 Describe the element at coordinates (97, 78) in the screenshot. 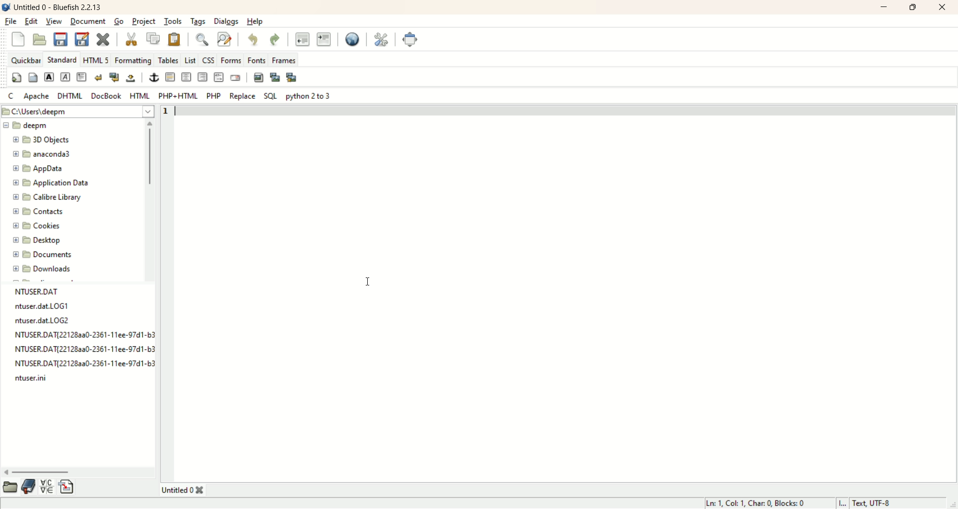

I see `break` at that location.